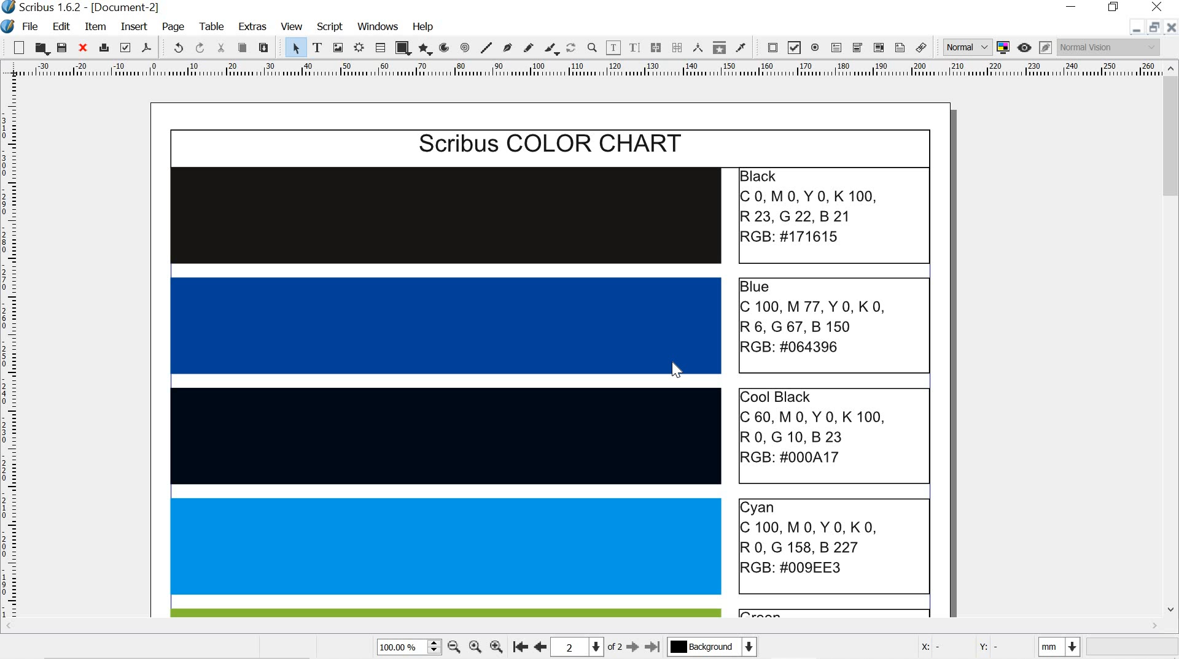  What do you see at coordinates (540, 646) in the screenshot?
I see `Previous page` at bounding box center [540, 646].